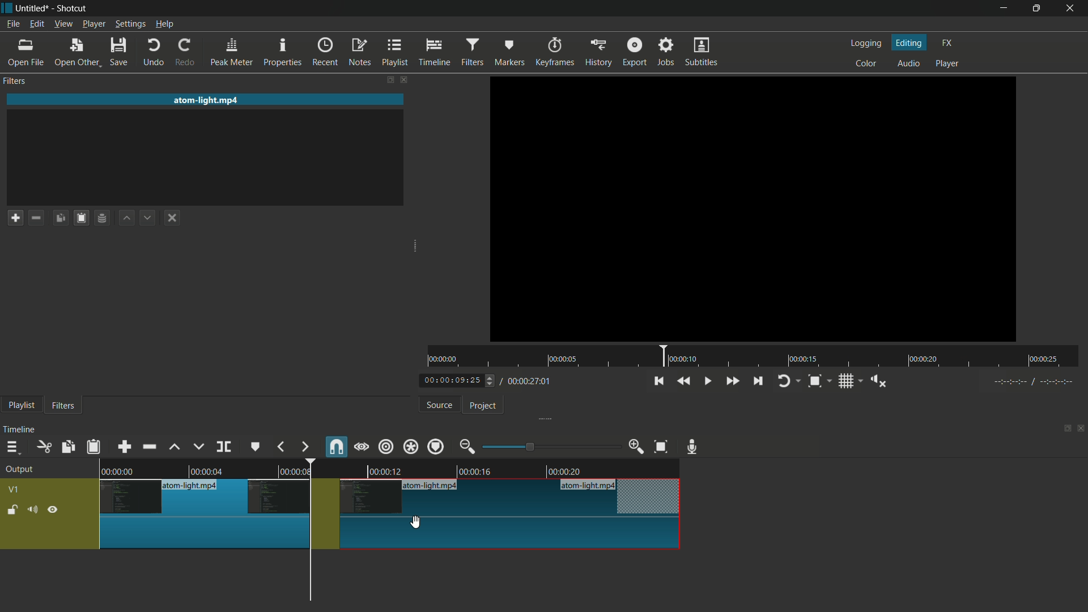  What do you see at coordinates (198, 447) in the screenshot?
I see `overwrite` at bounding box center [198, 447].